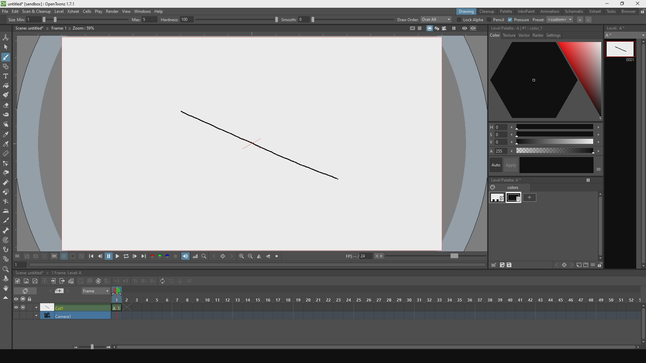 Image resolution: width=646 pixels, height=363 pixels. I want to click on mapping point, so click(6, 241).